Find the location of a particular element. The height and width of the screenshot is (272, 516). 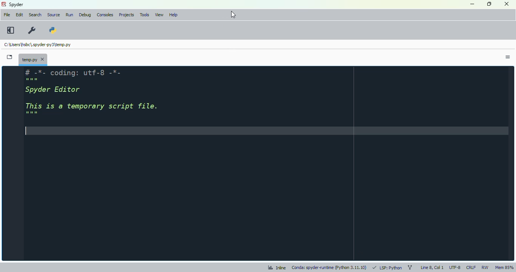

editor is located at coordinates (264, 163).